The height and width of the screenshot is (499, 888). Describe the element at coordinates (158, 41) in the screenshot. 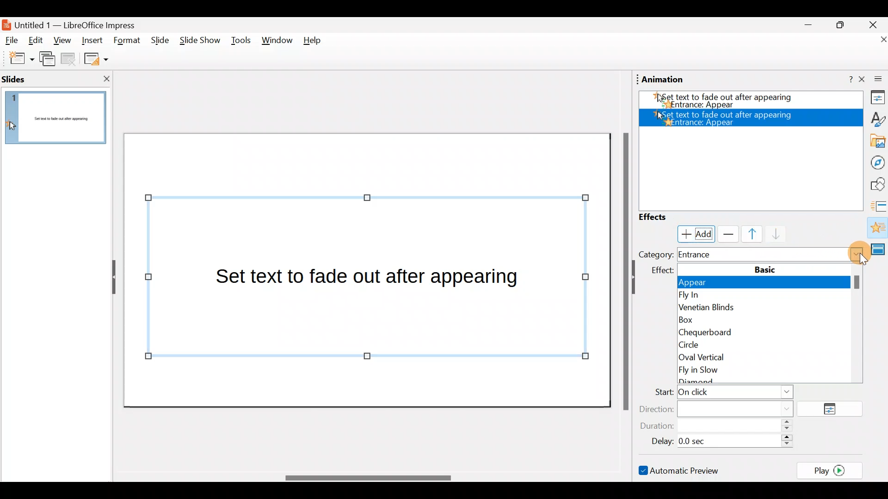

I see `Slide` at that location.